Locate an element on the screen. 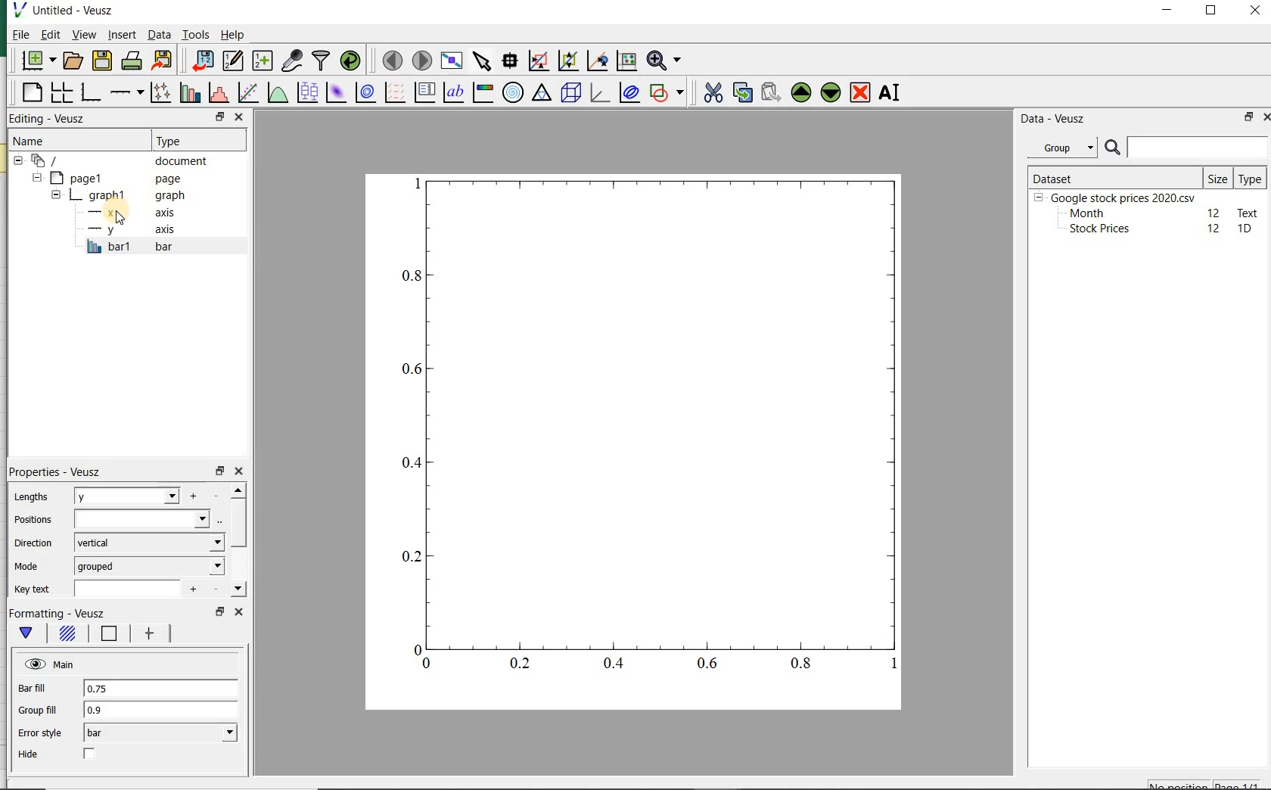 The width and height of the screenshot is (1271, 790). minimize is located at coordinates (1168, 11).